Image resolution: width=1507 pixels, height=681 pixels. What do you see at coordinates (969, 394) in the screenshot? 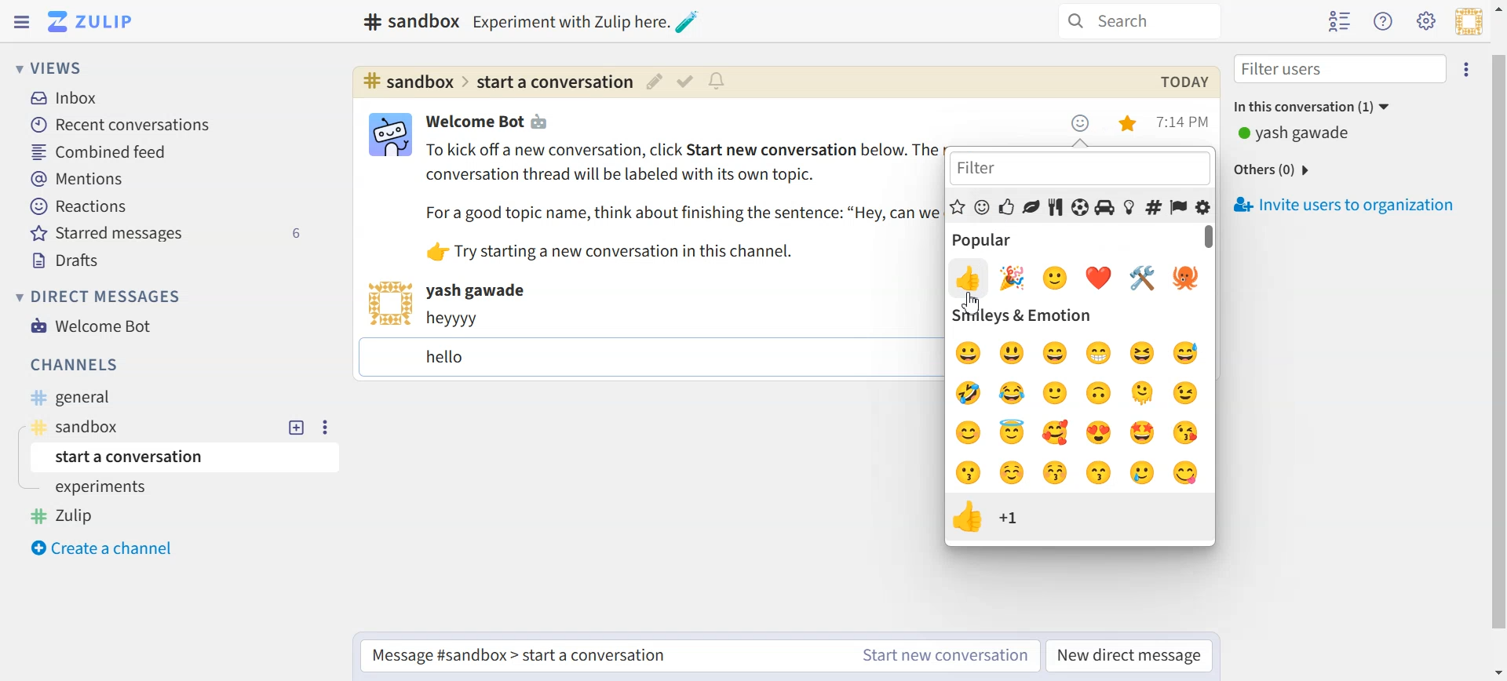
I see `ROFL` at bounding box center [969, 394].